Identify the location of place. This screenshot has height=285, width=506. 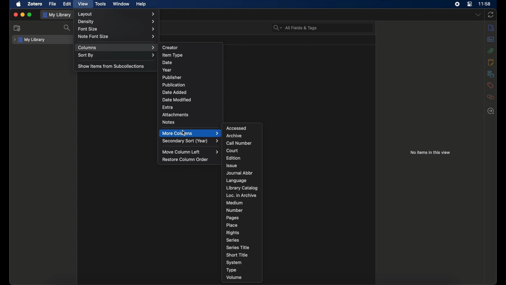
(232, 225).